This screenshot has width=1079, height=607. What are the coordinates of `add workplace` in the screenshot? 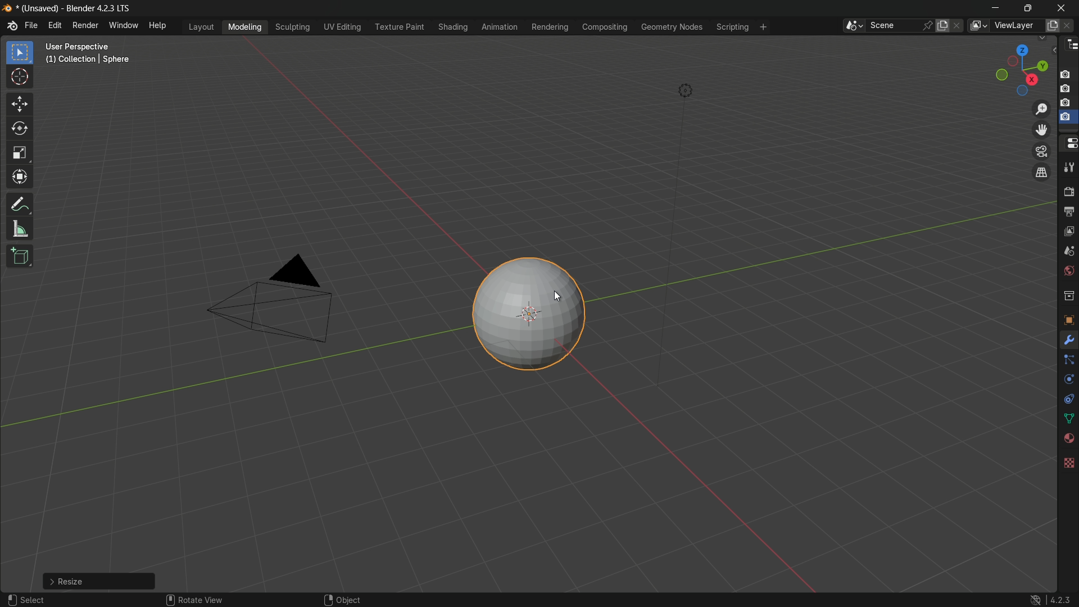 It's located at (761, 27).